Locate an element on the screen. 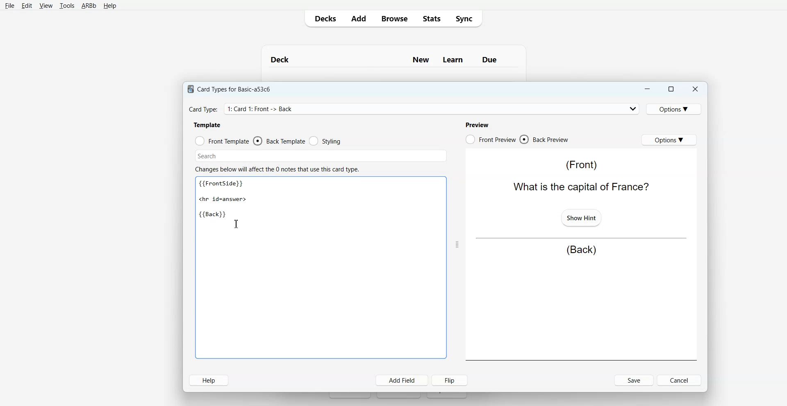 This screenshot has width=787, height=406. (Back) is located at coordinates (581, 250).